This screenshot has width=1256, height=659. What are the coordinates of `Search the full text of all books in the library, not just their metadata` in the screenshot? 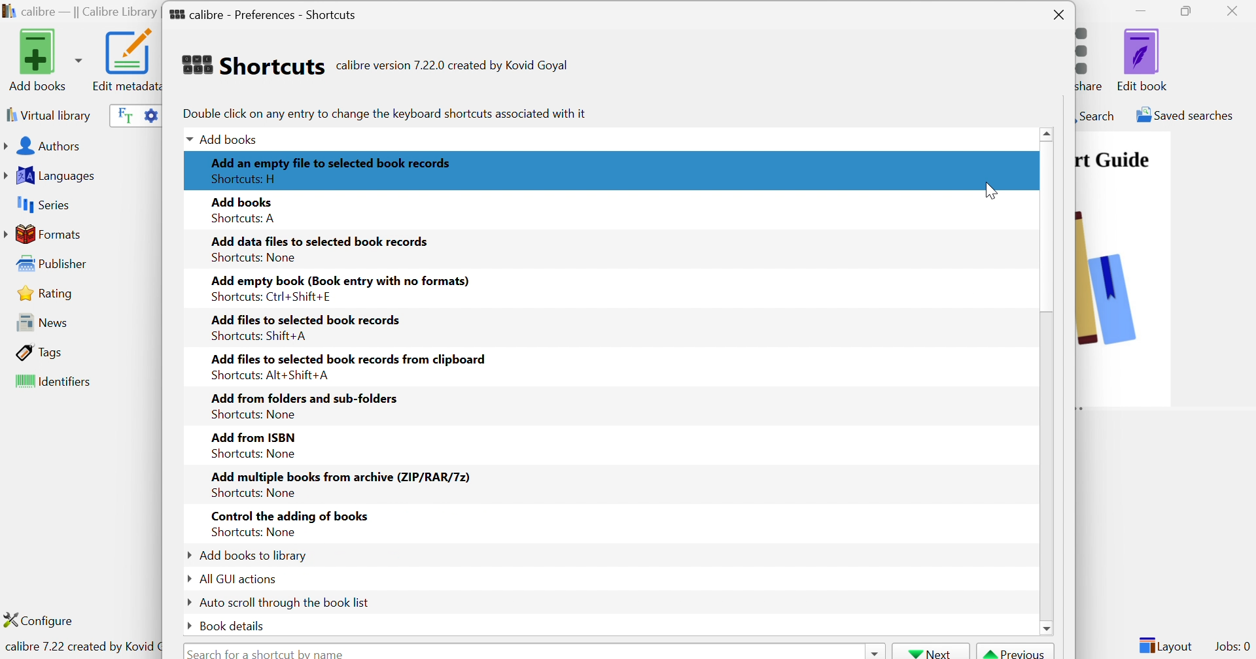 It's located at (122, 114).